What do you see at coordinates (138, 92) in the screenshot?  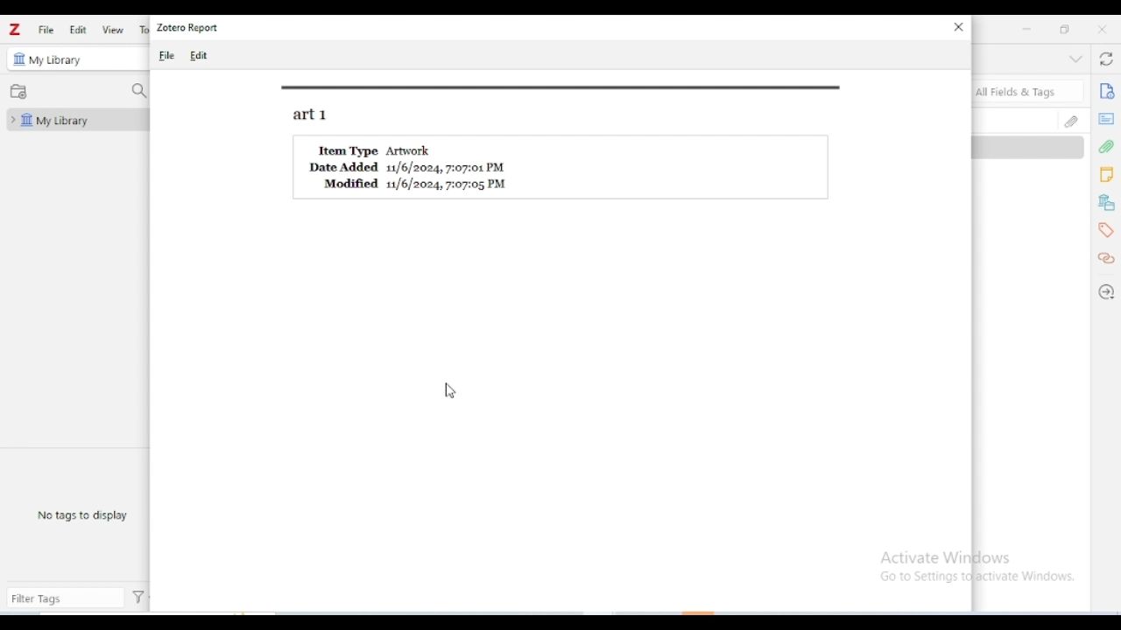 I see `filter collections` at bounding box center [138, 92].